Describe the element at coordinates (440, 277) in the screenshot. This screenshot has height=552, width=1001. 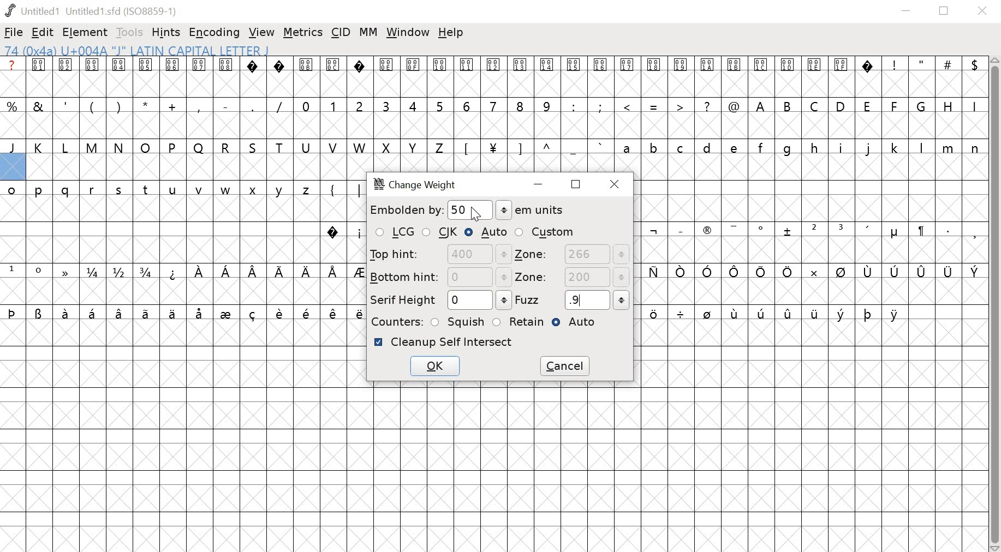
I see `BOTTOM HINT` at that location.